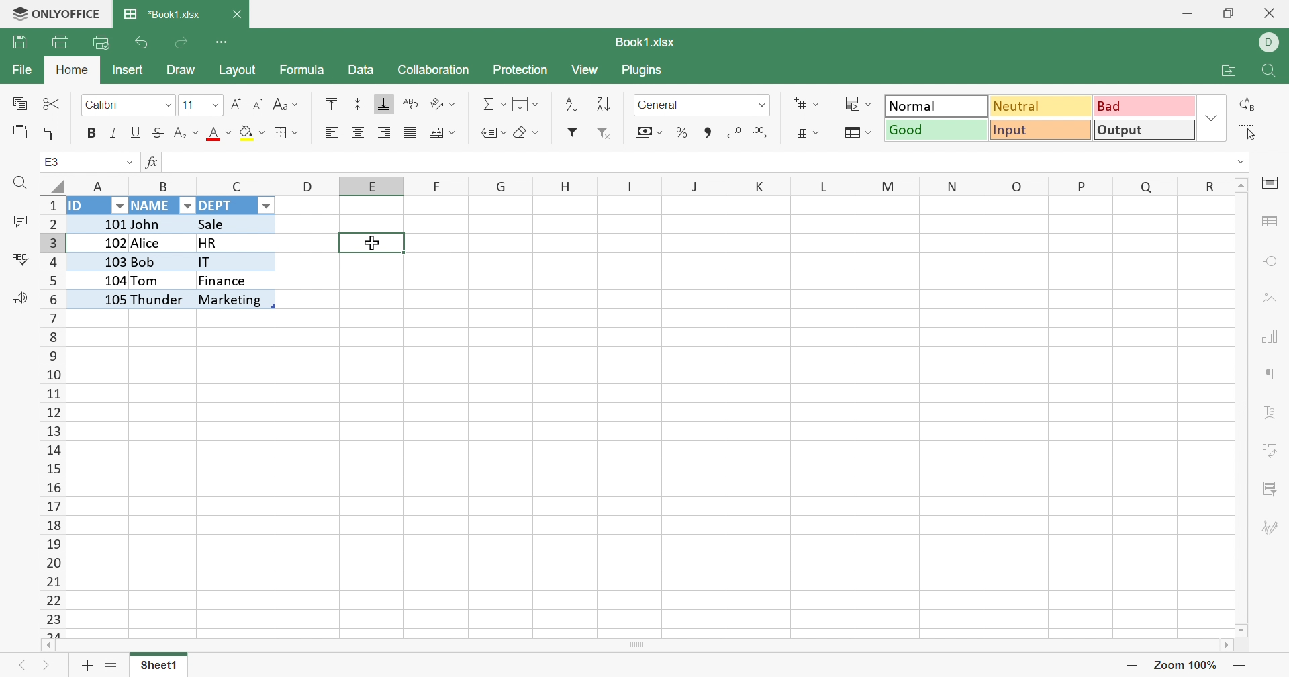 The height and width of the screenshot is (677, 1289). I want to click on Column Names, so click(647, 185).